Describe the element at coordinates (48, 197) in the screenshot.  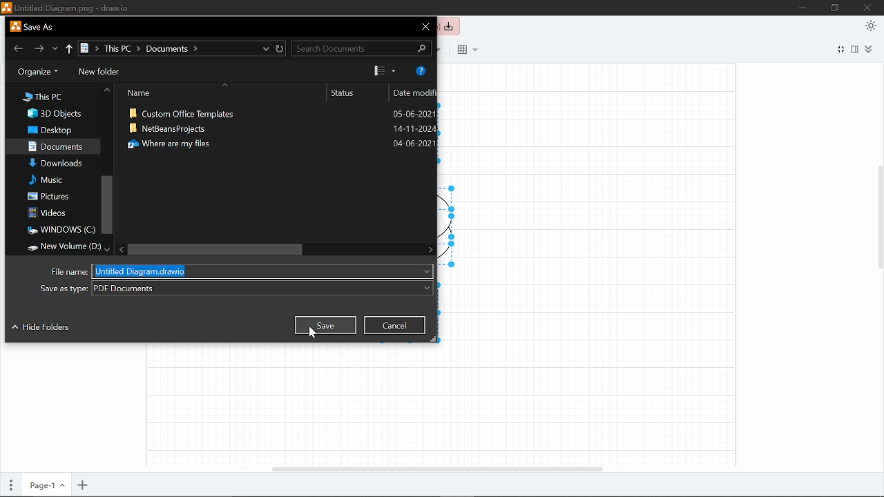
I see `Pictures` at that location.